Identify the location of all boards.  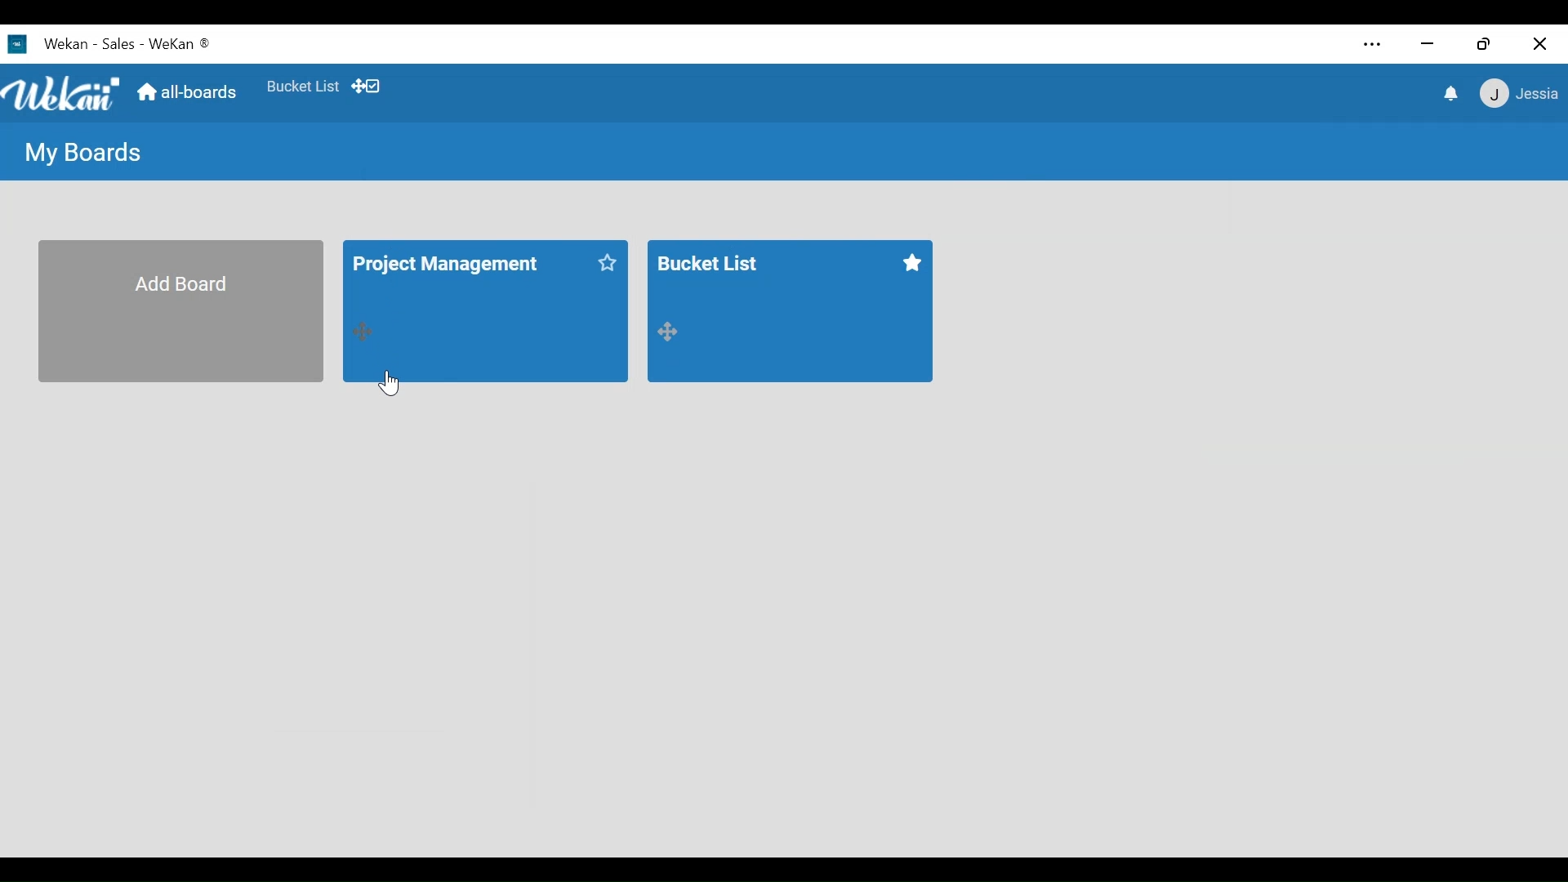
(189, 91).